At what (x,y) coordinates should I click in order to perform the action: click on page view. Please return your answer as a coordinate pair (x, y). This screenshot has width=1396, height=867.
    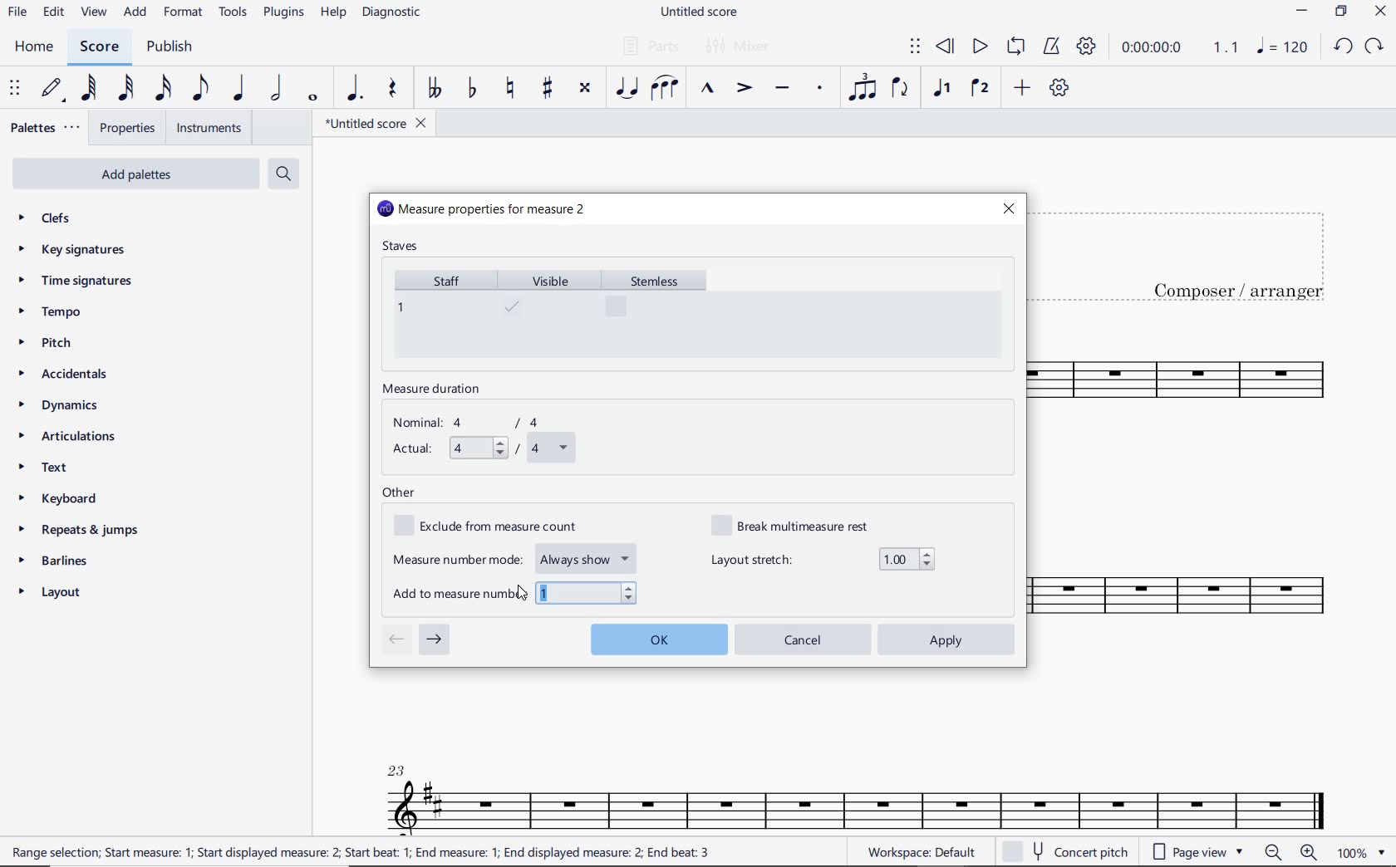
    Looking at the image, I should click on (1195, 851).